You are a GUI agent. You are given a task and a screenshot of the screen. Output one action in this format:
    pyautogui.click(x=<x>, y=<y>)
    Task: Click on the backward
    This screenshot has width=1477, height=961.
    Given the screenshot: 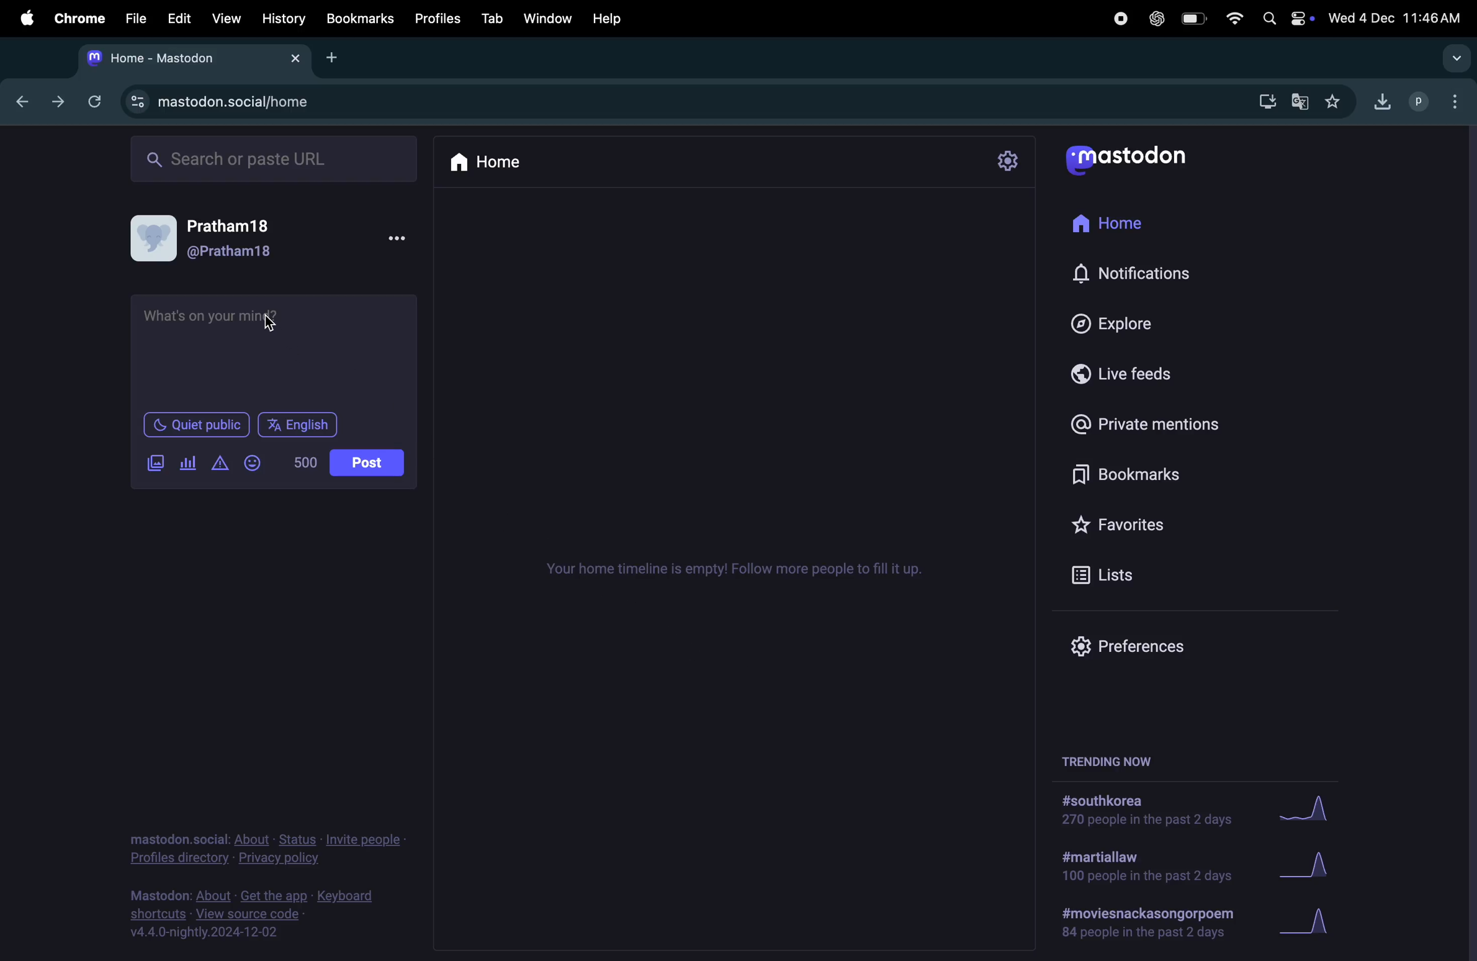 What is the action you would take?
    pyautogui.click(x=25, y=99)
    